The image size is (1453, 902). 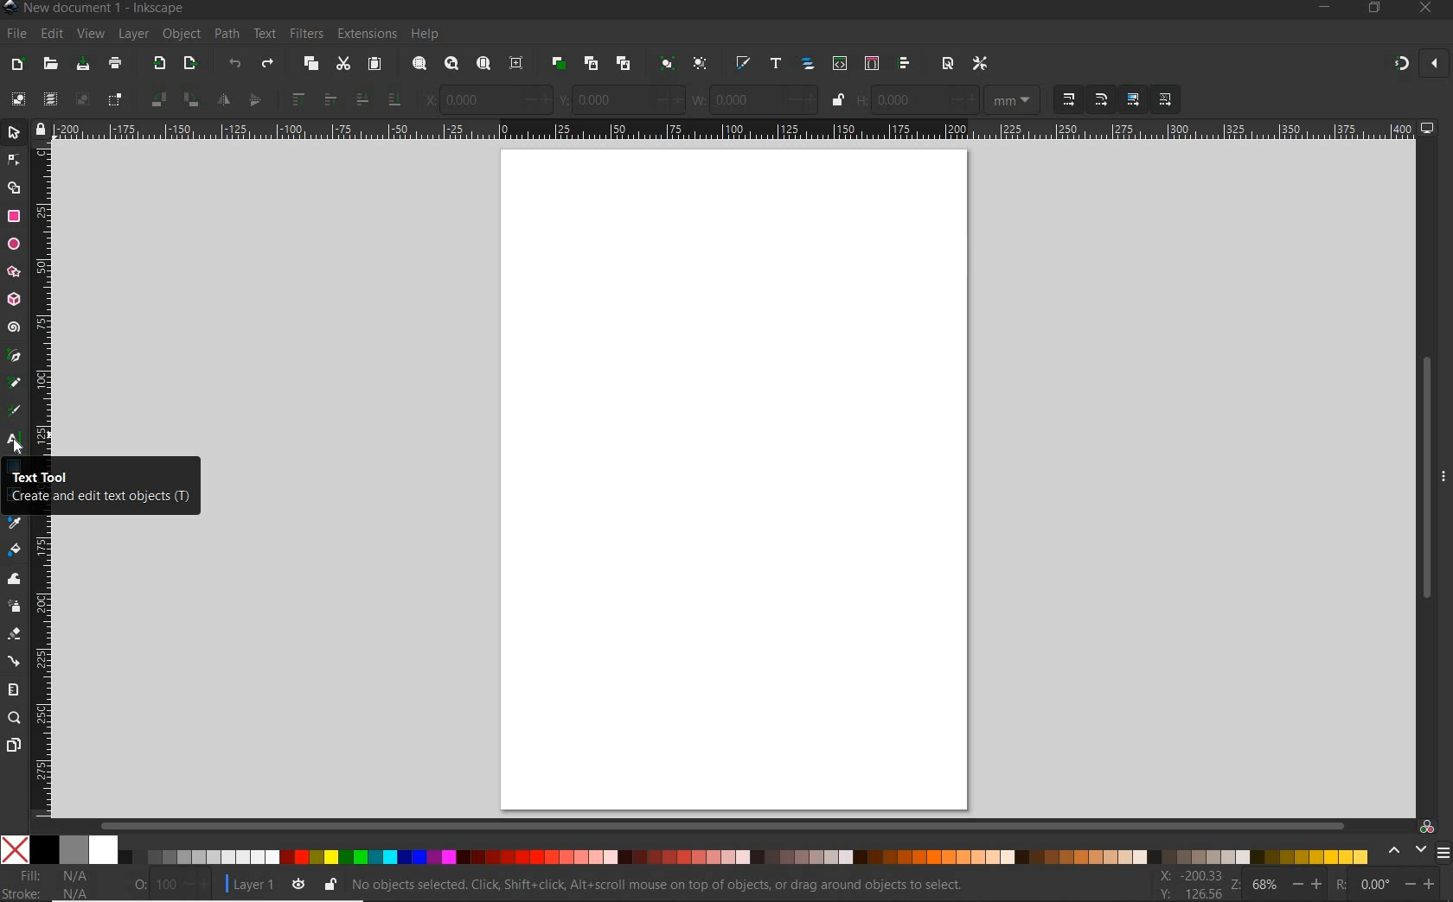 I want to click on open file dialog, so click(x=49, y=65).